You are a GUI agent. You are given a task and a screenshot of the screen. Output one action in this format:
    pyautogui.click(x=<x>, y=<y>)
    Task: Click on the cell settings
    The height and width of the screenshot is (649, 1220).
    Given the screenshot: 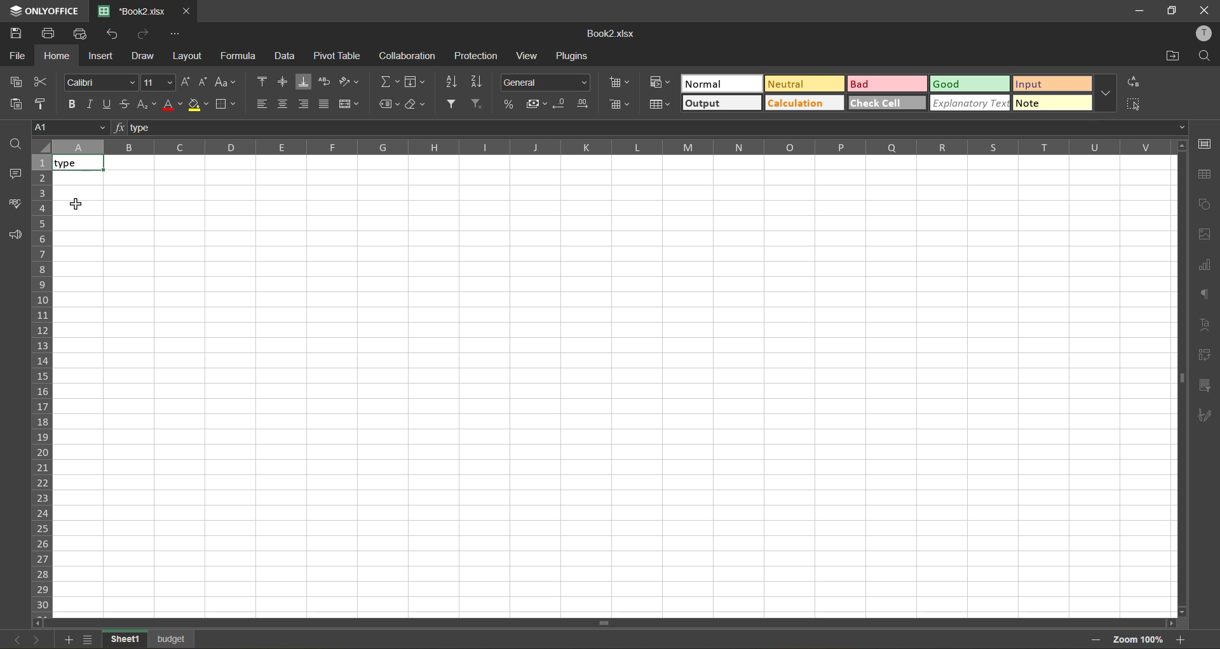 What is the action you would take?
    pyautogui.click(x=1205, y=144)
    